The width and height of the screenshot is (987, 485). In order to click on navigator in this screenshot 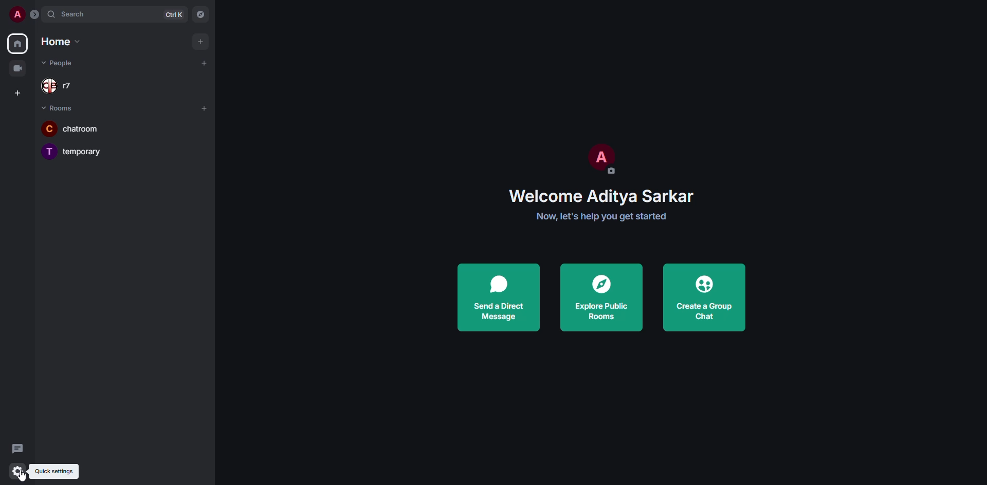, I will do `click(201, 15)`.